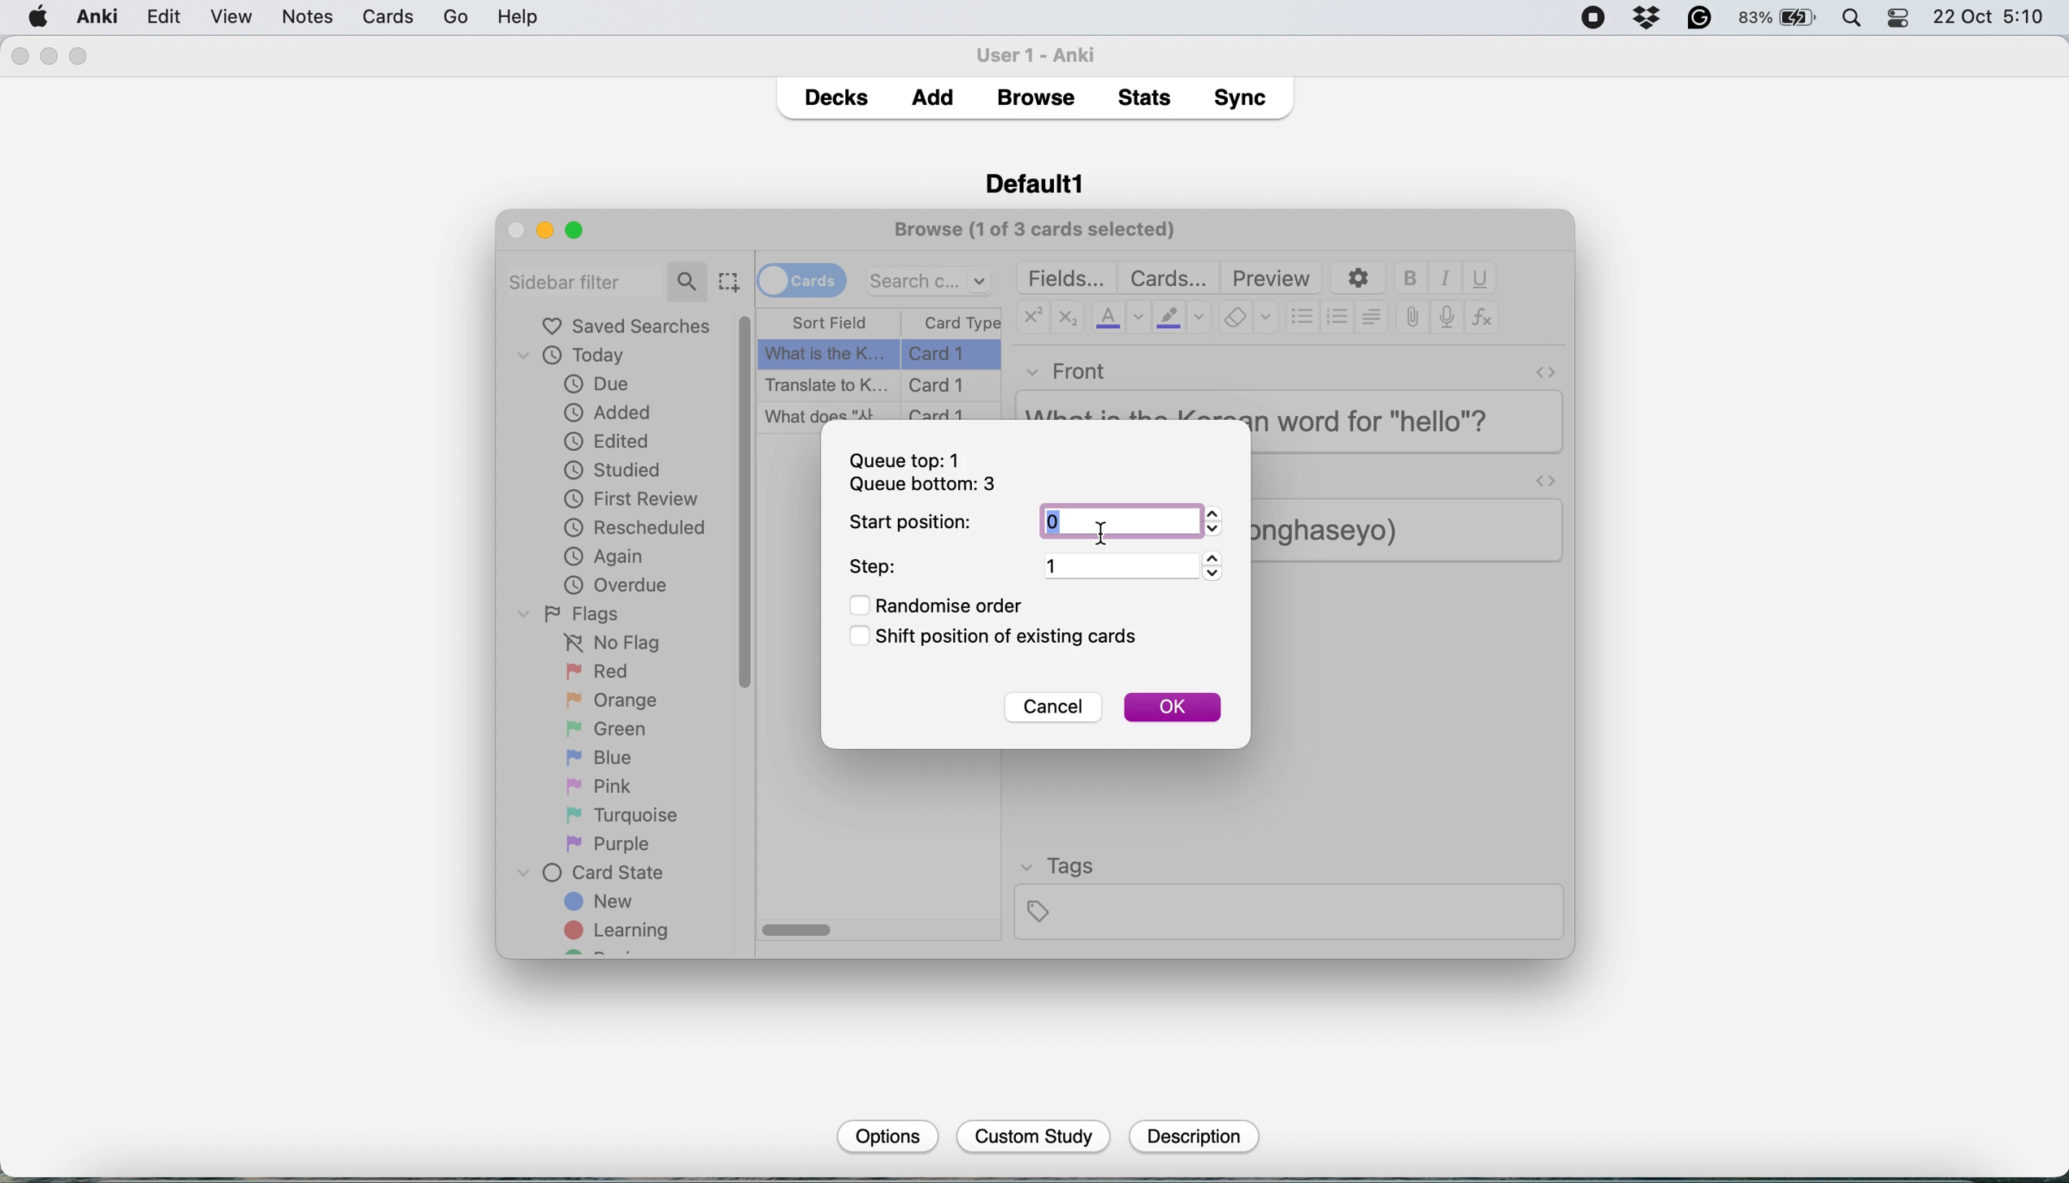  Describe the element at coordinates (231, 18) in the screenshot. I see `edit` at that location.